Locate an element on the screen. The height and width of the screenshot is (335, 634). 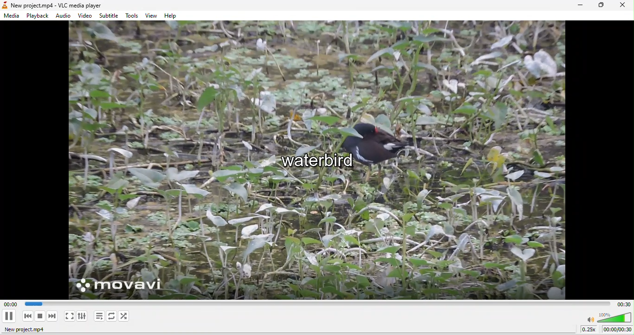
subtitle is located at coordinates (110, 15).